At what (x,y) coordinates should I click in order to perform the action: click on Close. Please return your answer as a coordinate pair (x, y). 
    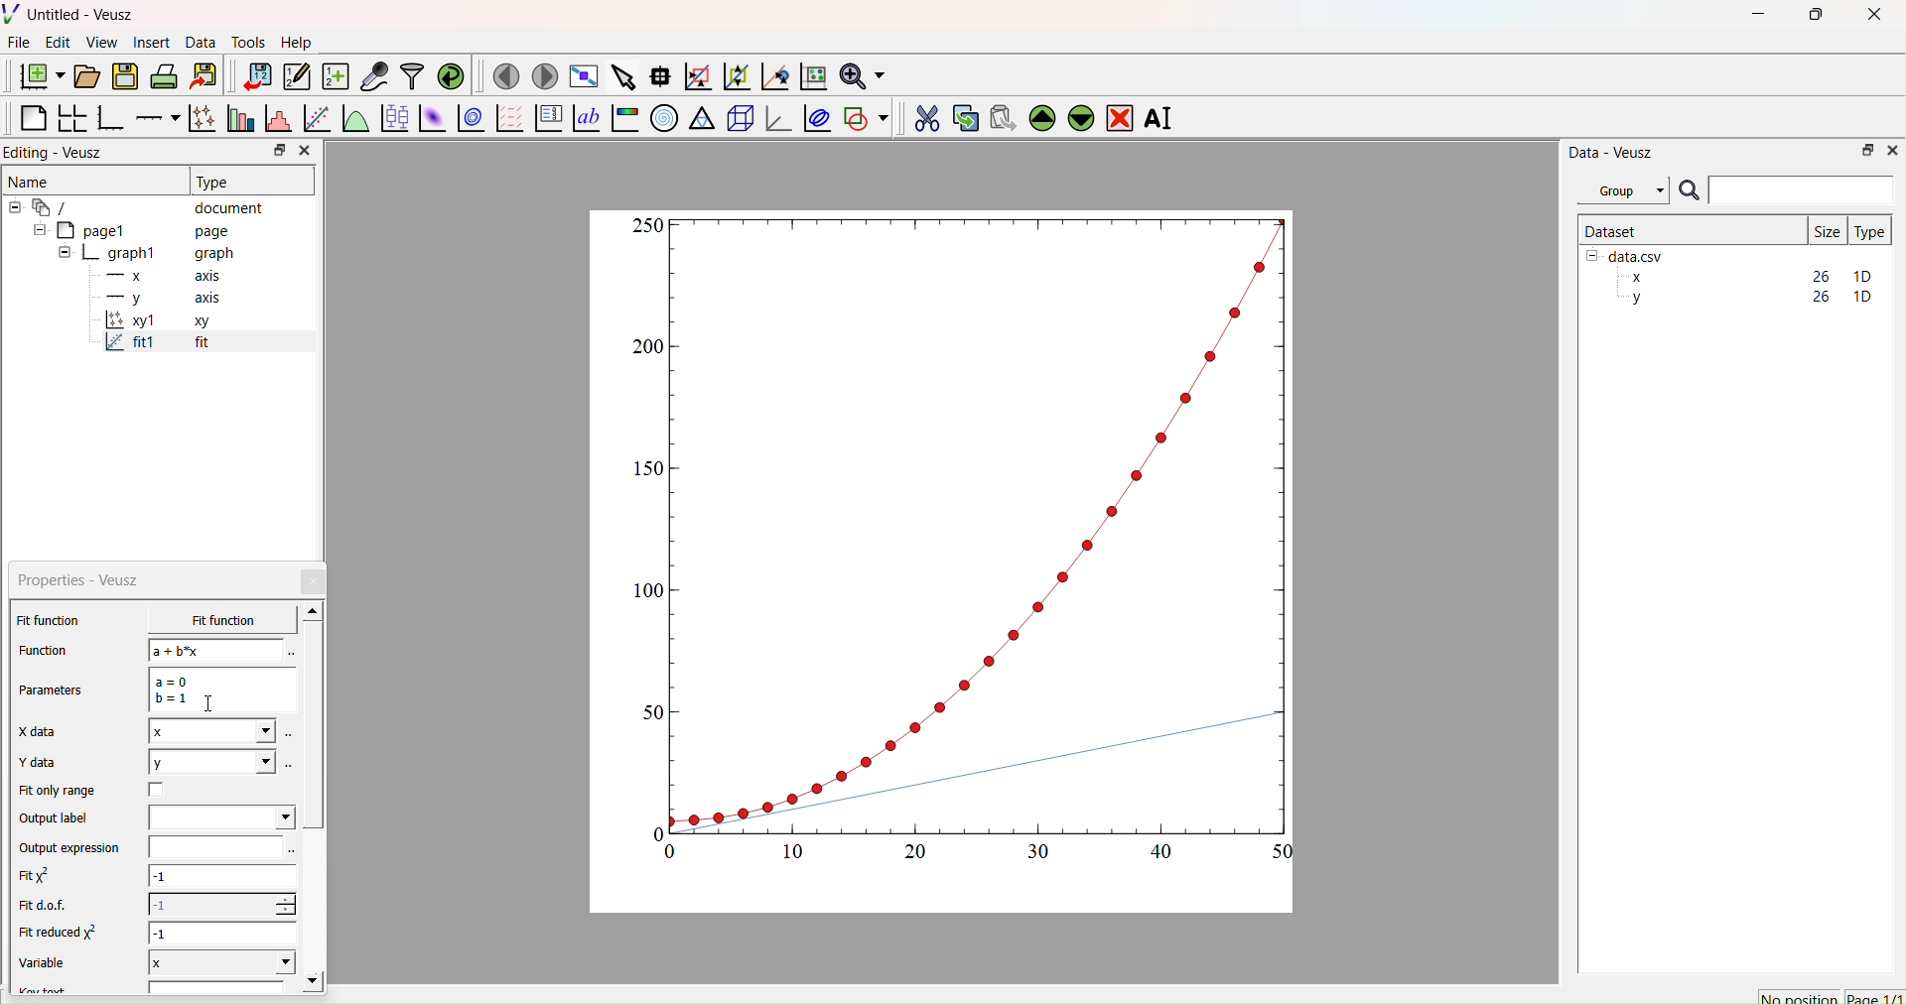
    Looking at the image, I should click on (1891, 149).